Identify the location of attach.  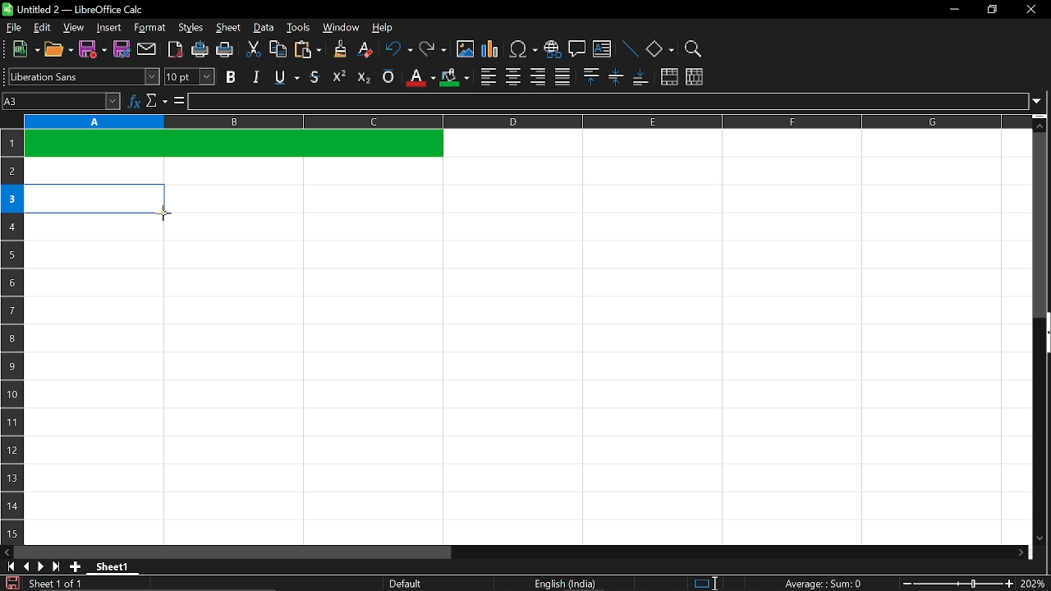
(145, 48).